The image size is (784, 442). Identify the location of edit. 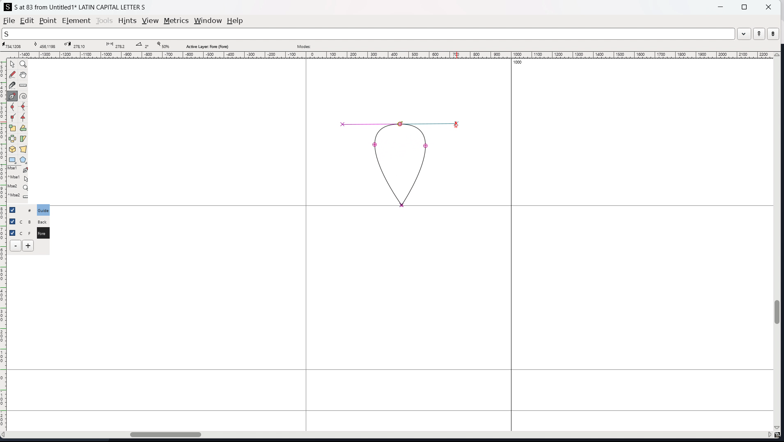
(27, 21).